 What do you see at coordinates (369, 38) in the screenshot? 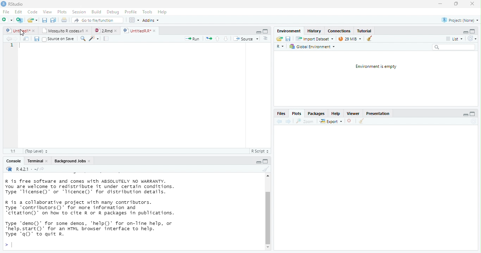
I see `clear` at bounding box center [369, 38].